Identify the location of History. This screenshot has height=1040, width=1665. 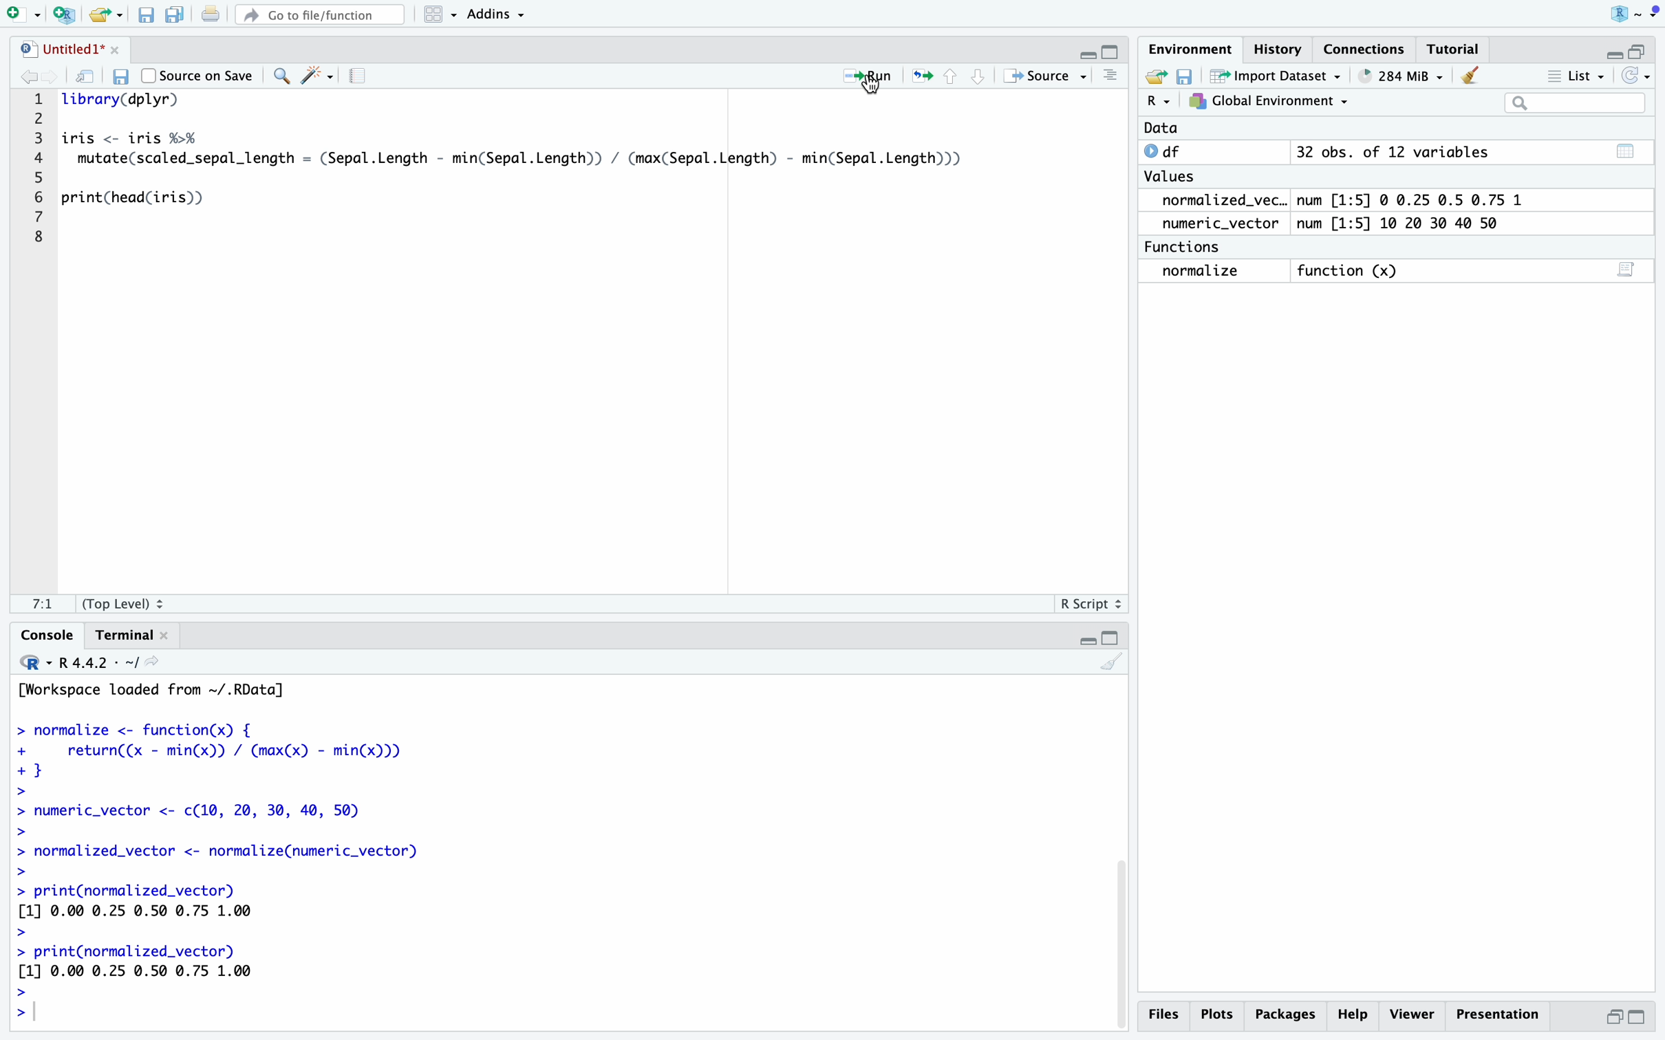
(1279, 52).